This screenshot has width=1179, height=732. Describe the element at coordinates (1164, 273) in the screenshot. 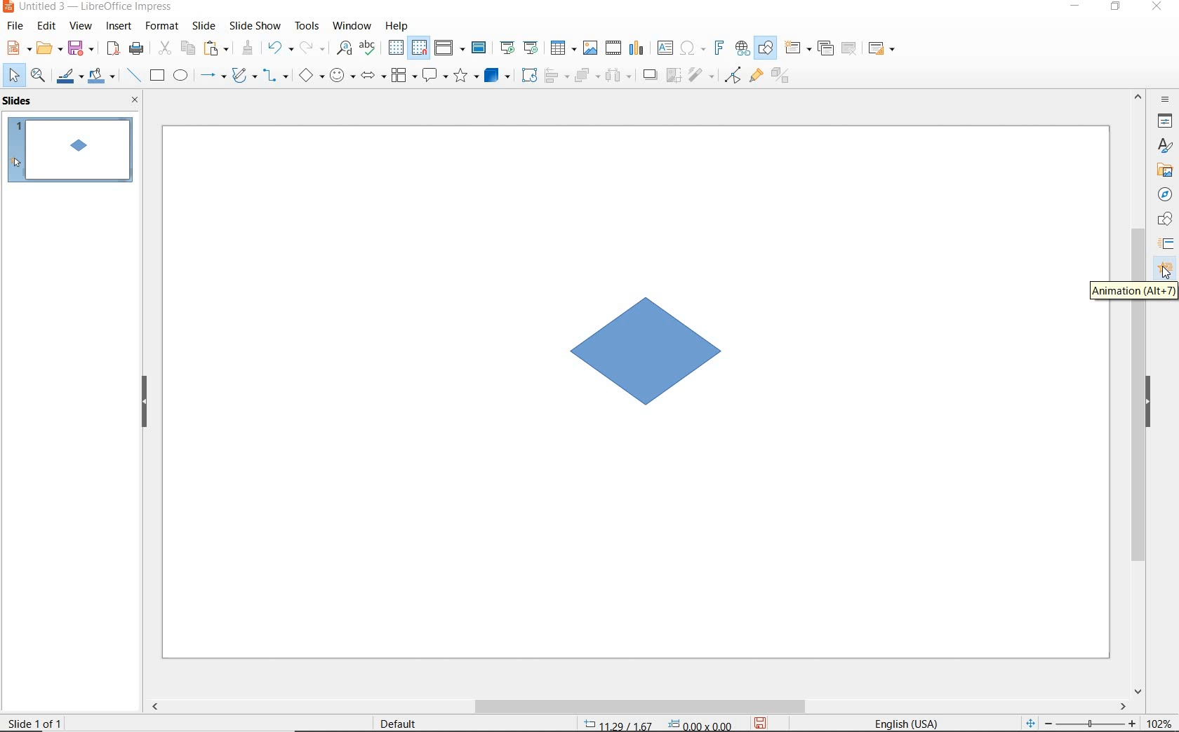

I see `cursor` at that location.